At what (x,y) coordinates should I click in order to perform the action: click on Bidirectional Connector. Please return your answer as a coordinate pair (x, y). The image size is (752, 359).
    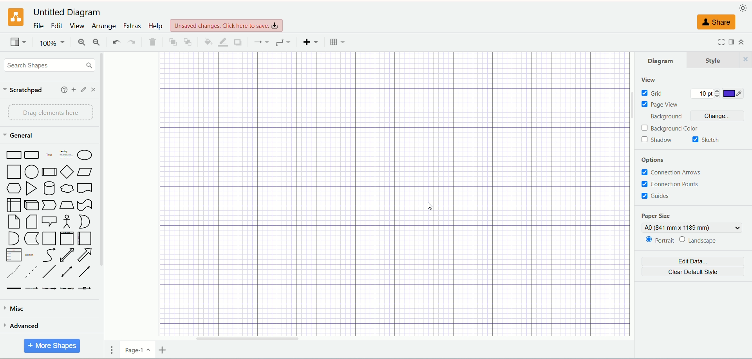
    Looking at the image, I should click on (69, 272).